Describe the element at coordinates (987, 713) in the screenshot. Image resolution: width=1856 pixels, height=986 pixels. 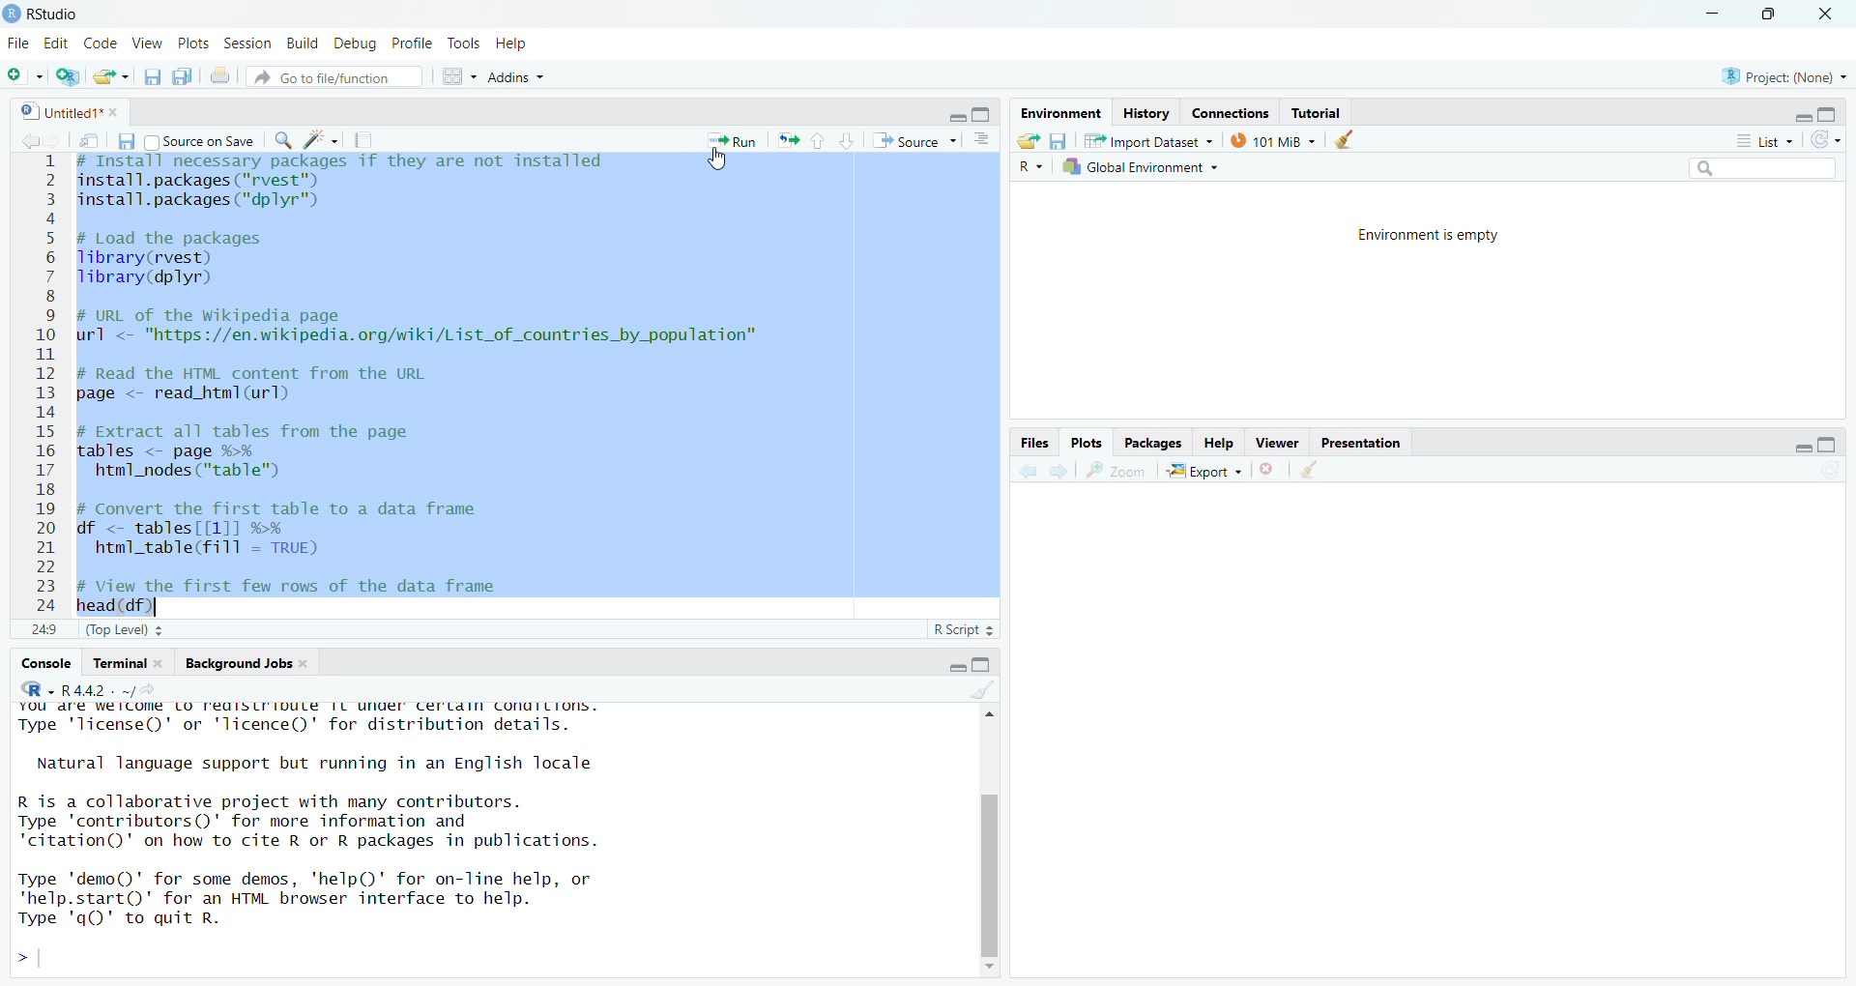
I see `scroll up` at that location.